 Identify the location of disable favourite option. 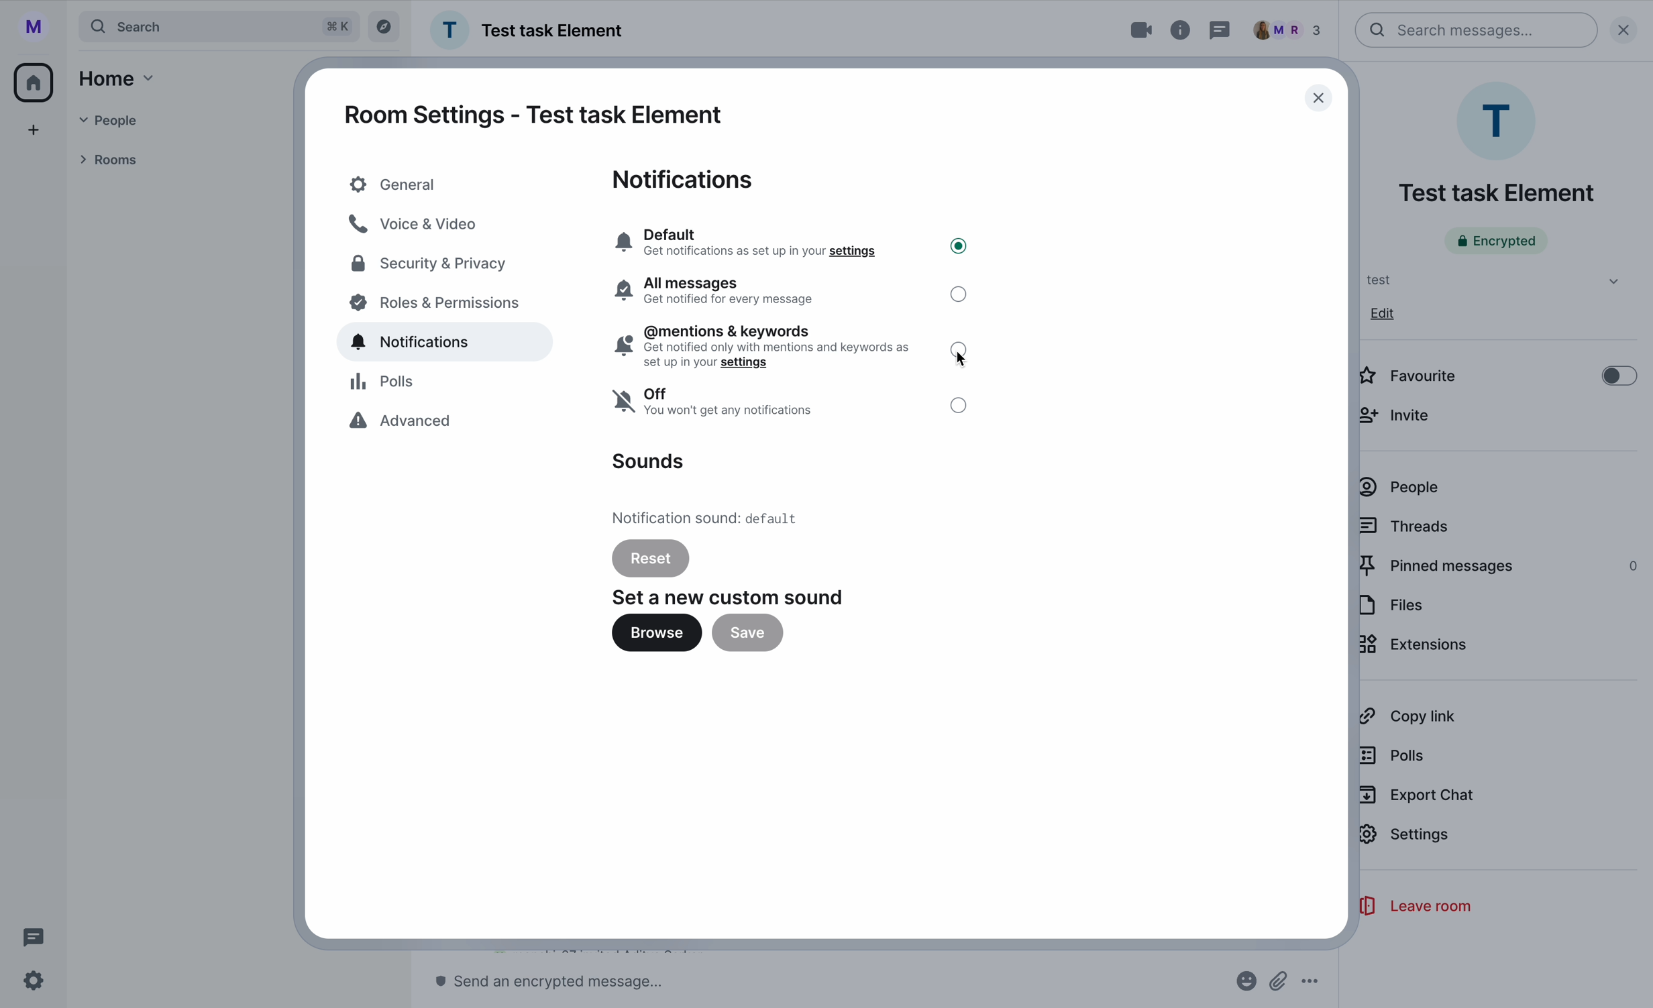
(1497, 374).